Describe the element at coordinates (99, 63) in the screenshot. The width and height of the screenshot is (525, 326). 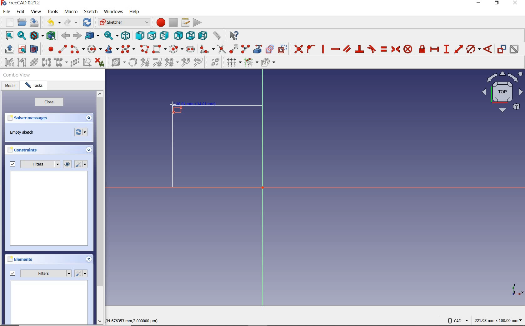
I see `delete all constraints` at that location.